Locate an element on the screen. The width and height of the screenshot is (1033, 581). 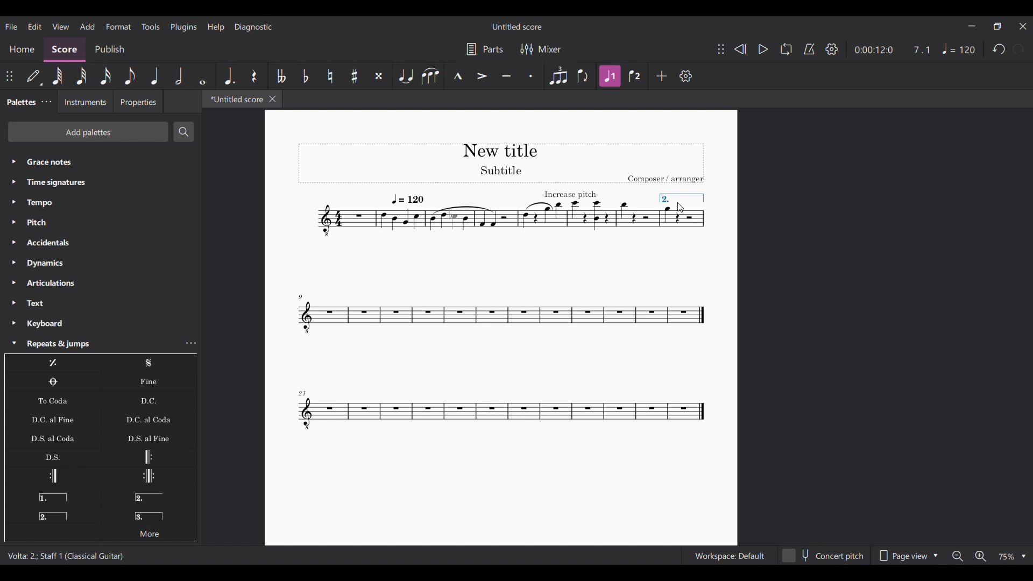
Parts settings is located at coordinates (485, 49).